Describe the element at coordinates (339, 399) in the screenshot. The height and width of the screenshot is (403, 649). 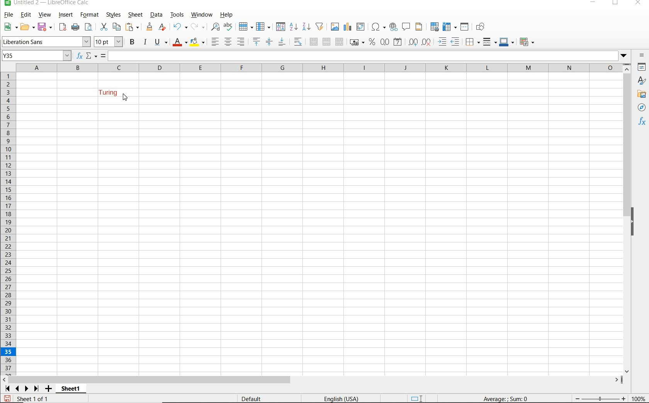
I see `TEXT LANGUAGE` at that location.